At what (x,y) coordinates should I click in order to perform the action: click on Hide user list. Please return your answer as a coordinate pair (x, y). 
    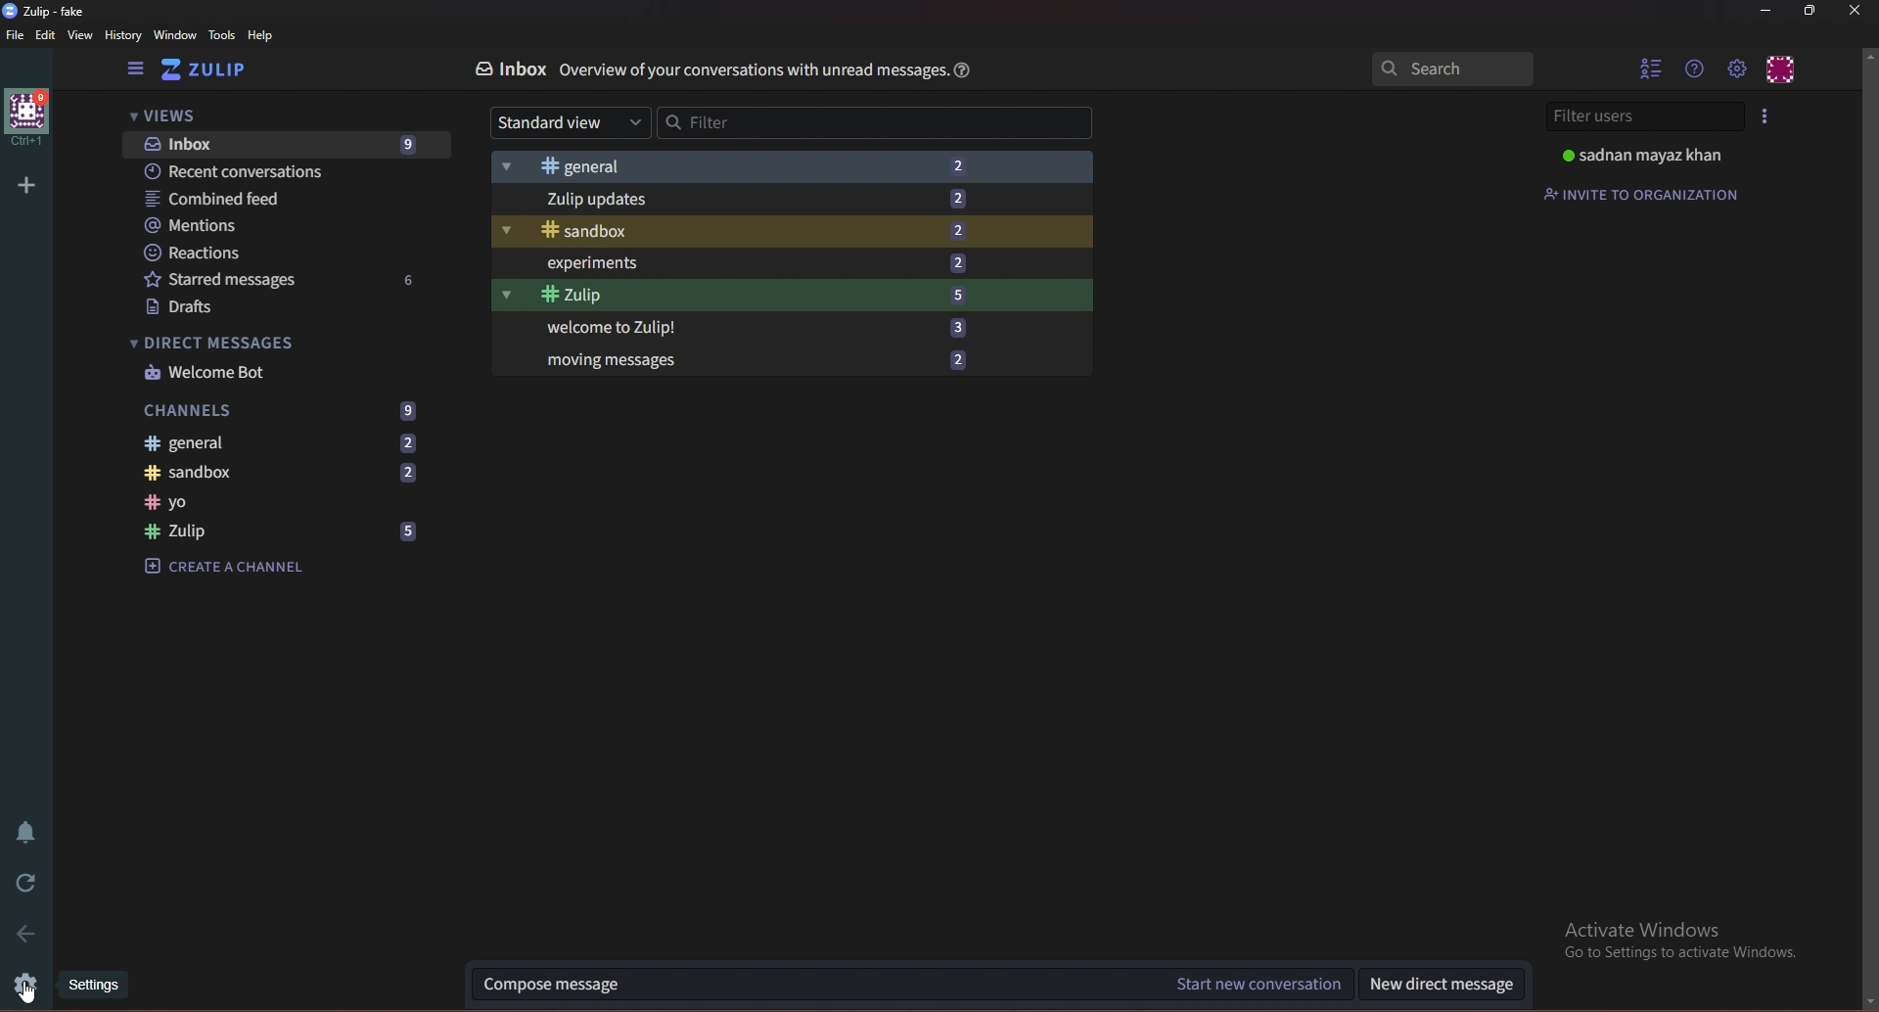
    Looking at the image, I should click on (1652, 67).